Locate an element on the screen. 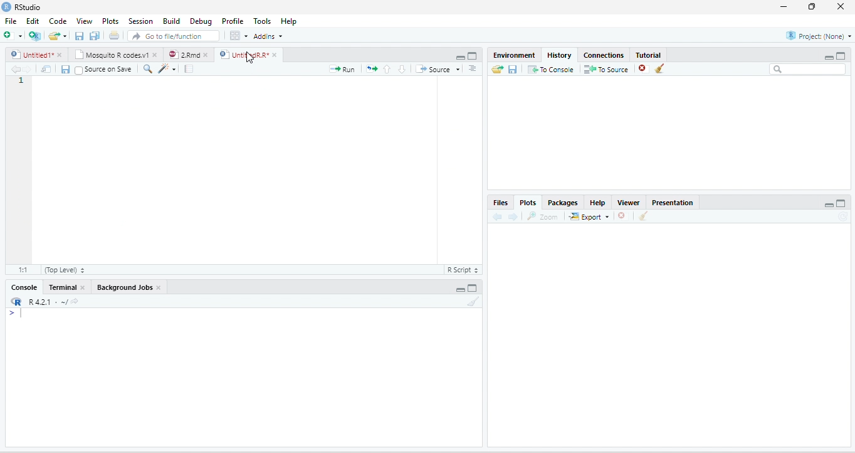  Search bar is located at coordinates (807, 70).